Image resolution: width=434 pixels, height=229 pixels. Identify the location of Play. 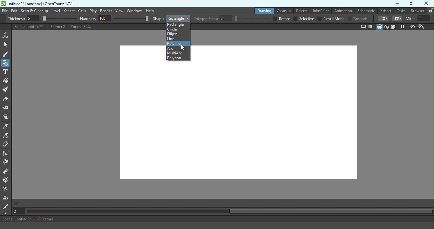
(93, 11).